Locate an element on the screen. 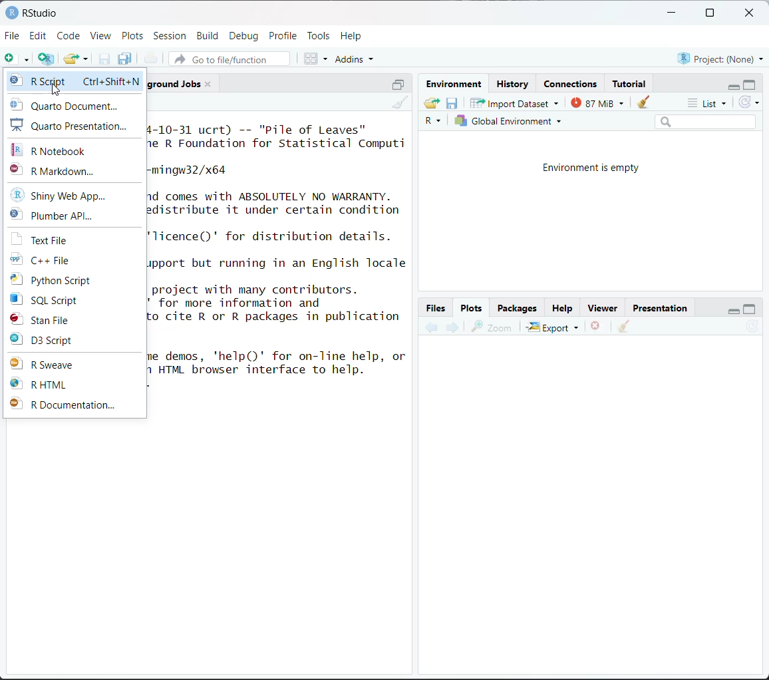 This screenshot has height=680, width=769. Plots is located at coordinates (133, 35).